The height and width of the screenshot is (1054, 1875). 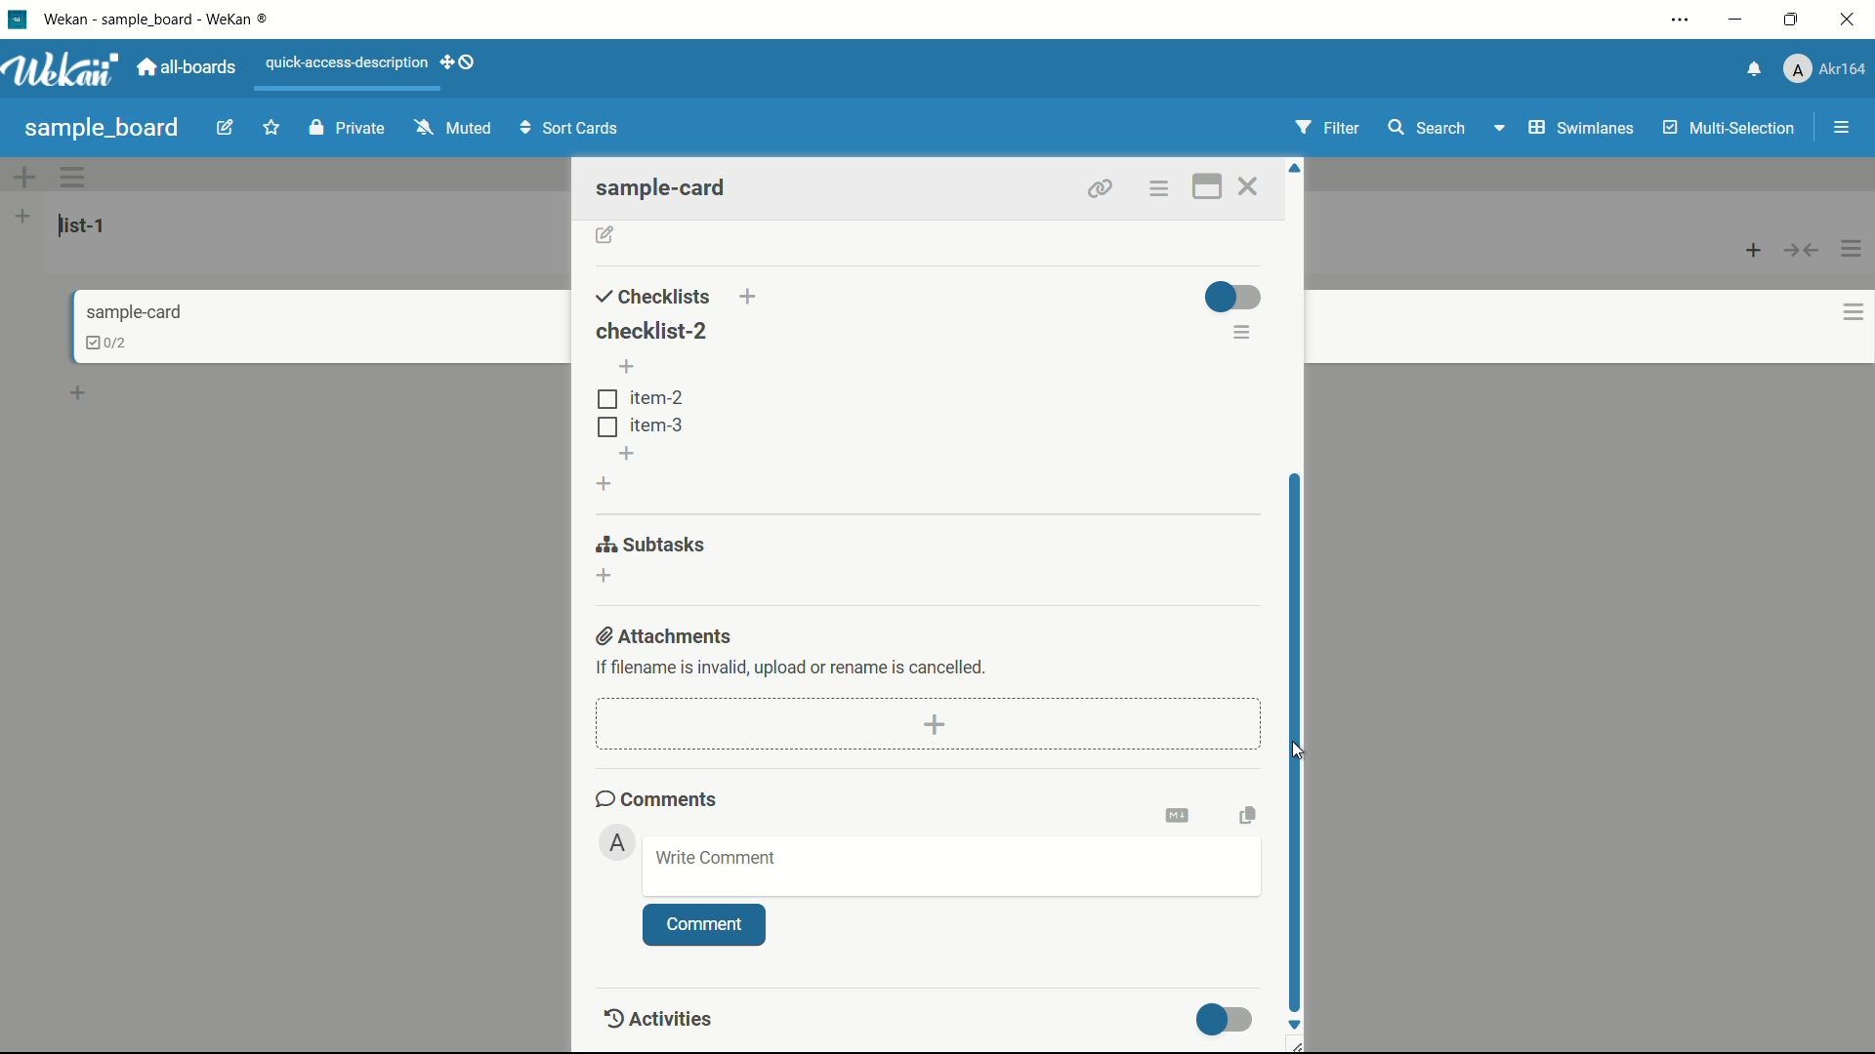 What do you see at coordinates (793, 667) in the screenshot?
I see `text` at bounding box center [793, 667].